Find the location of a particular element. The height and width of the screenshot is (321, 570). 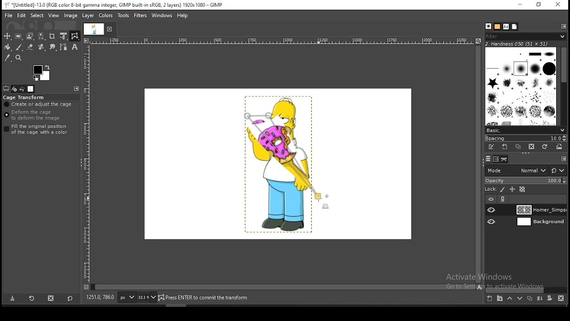

paintbrush tool is located at coordinates (19, 47).